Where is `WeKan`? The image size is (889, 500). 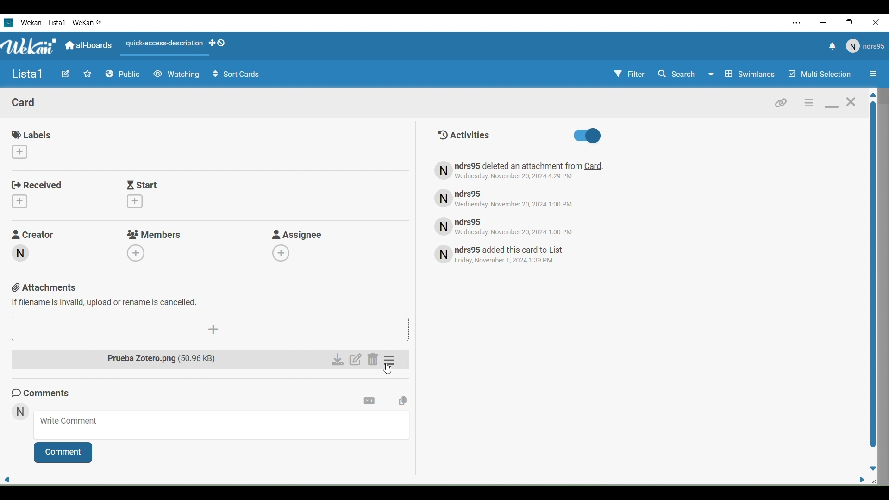 WeKan is located at coordinates (30, 46).